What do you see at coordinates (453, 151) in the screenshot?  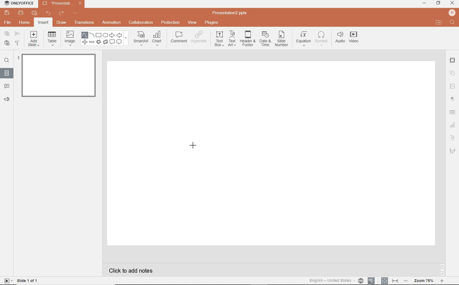 I see `SIGNATURE` at bounding box center [453, 151].